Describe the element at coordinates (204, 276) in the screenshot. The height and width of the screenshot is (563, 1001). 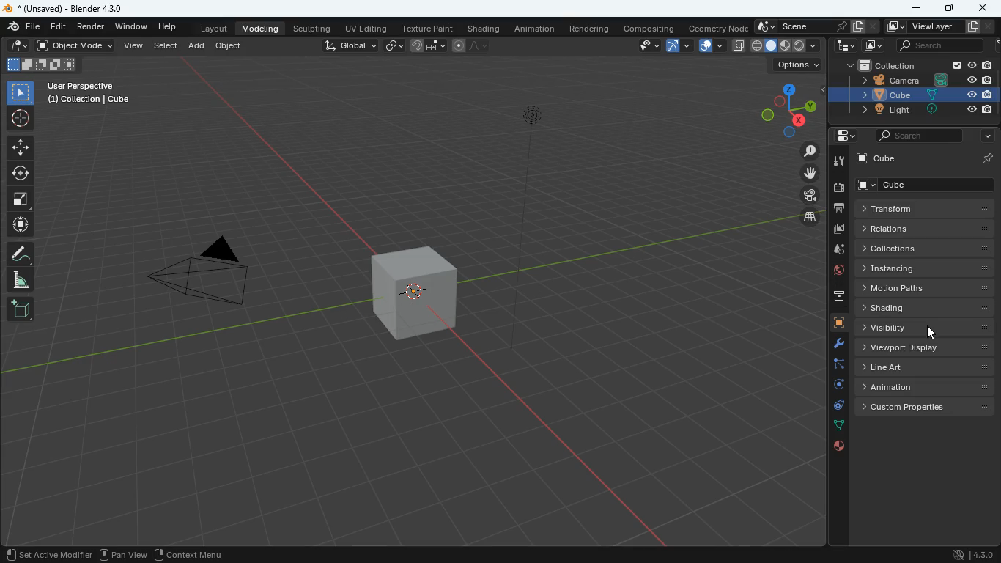
I see `camera` at that location.